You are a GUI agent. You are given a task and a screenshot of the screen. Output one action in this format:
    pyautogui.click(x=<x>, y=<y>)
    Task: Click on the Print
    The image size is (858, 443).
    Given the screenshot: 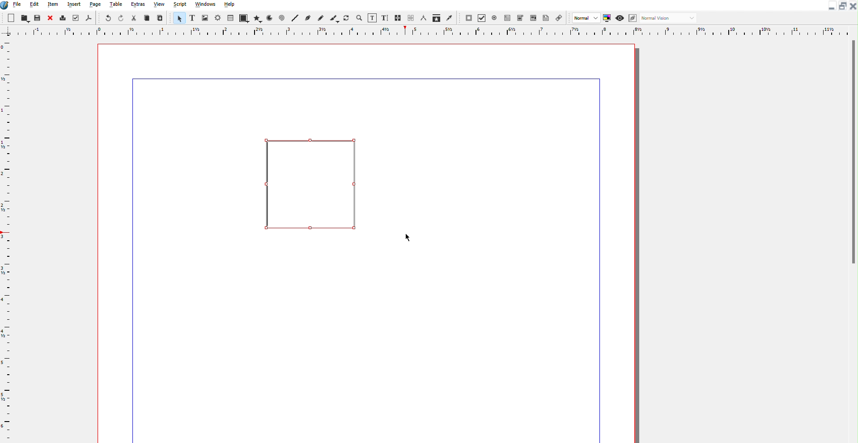 What is the action you would take?
    pyautogui.click(x=62, y=18)
    